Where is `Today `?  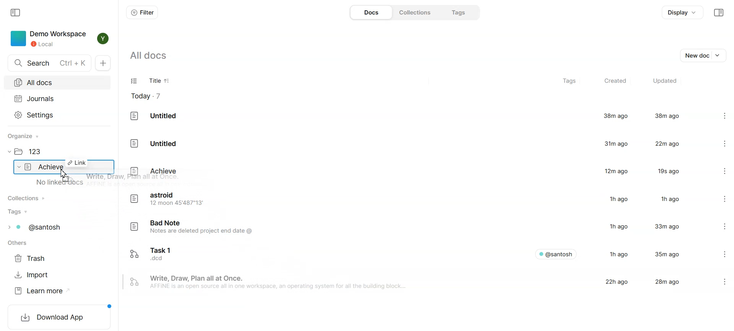
Today  is located at coordinates (150, 96).